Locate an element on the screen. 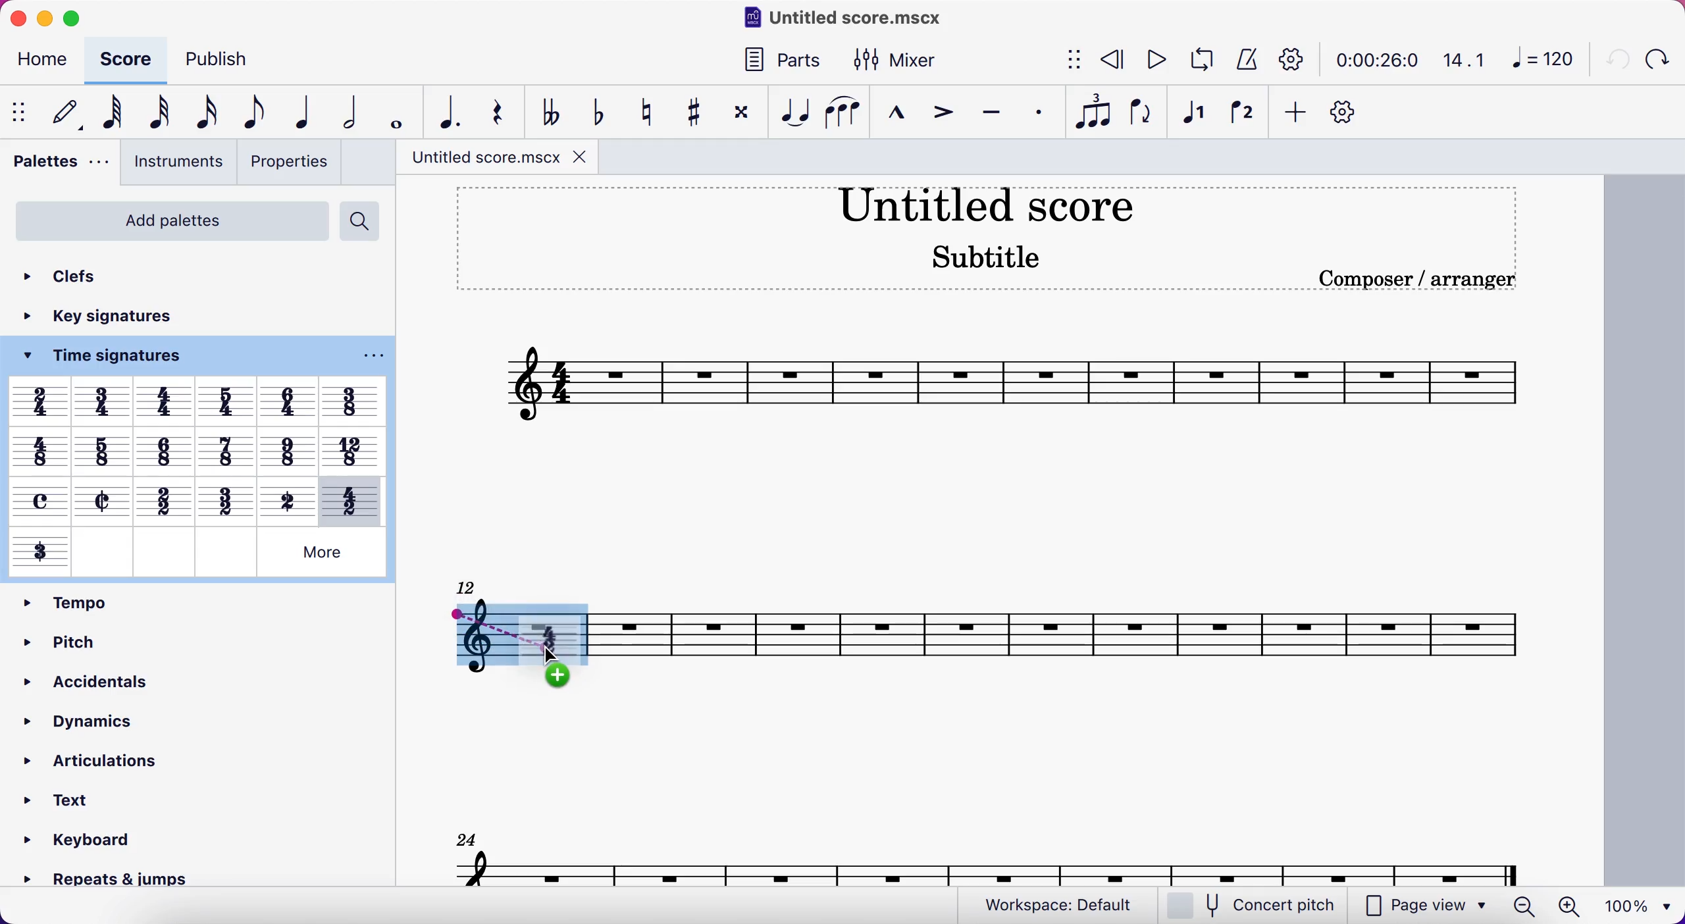 This screenshot has height=924, width=1685. text is located at coordinates (65, 798).